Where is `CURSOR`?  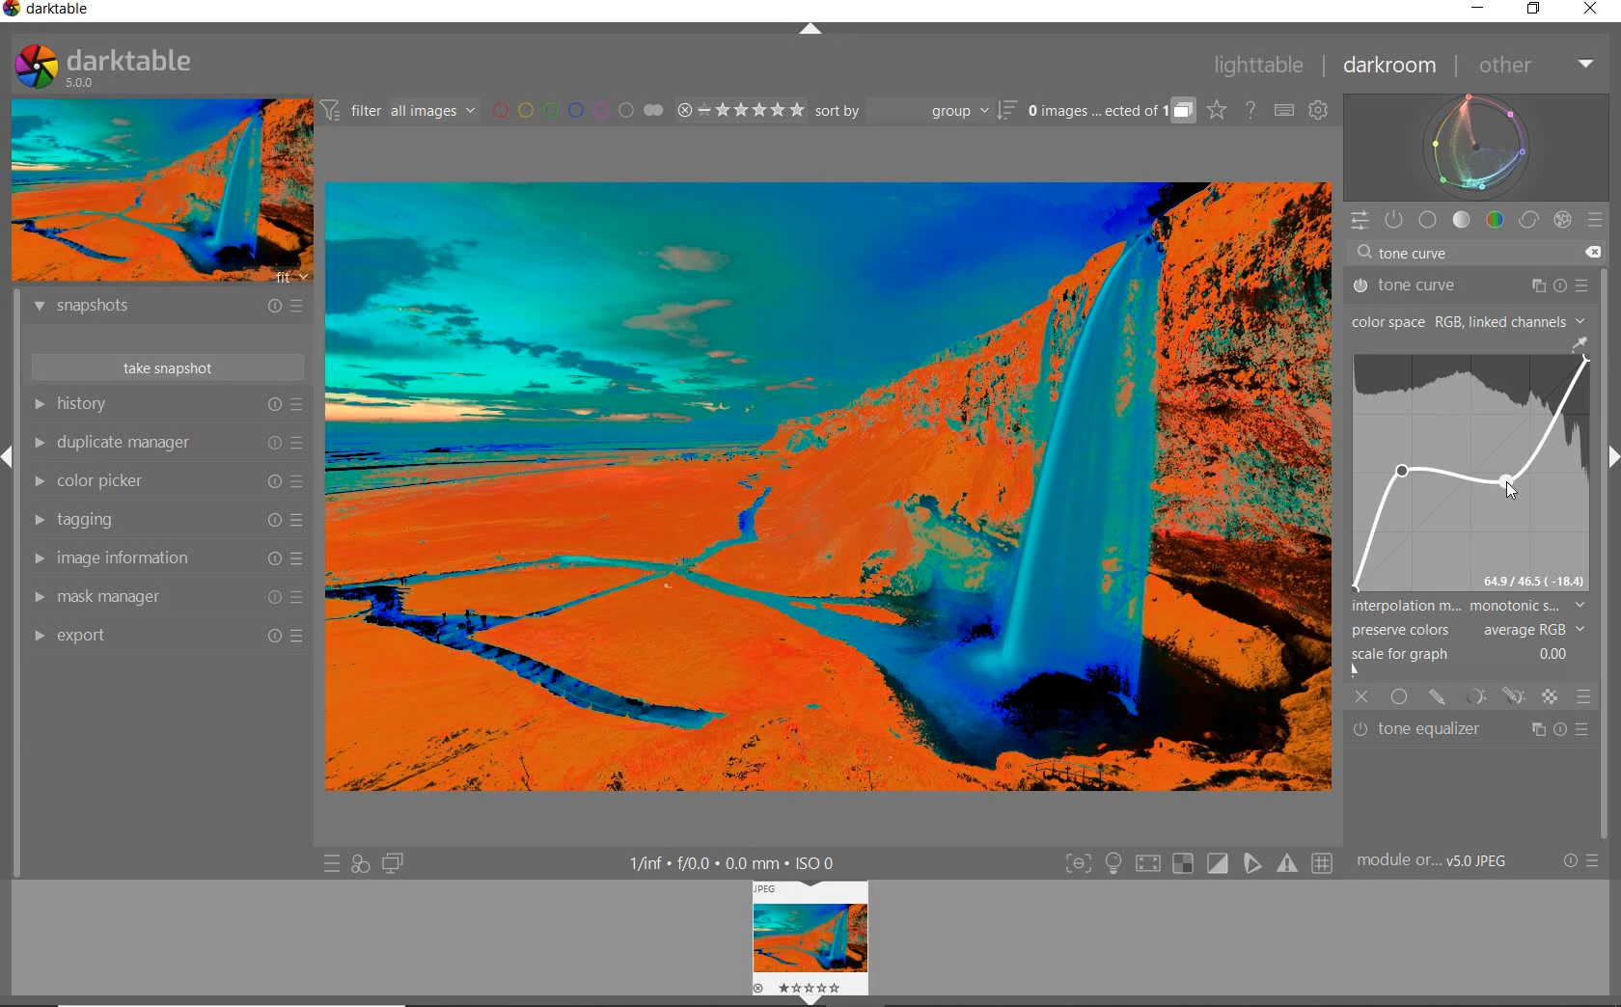
CURSOR is located at coordinates (1405, 473).